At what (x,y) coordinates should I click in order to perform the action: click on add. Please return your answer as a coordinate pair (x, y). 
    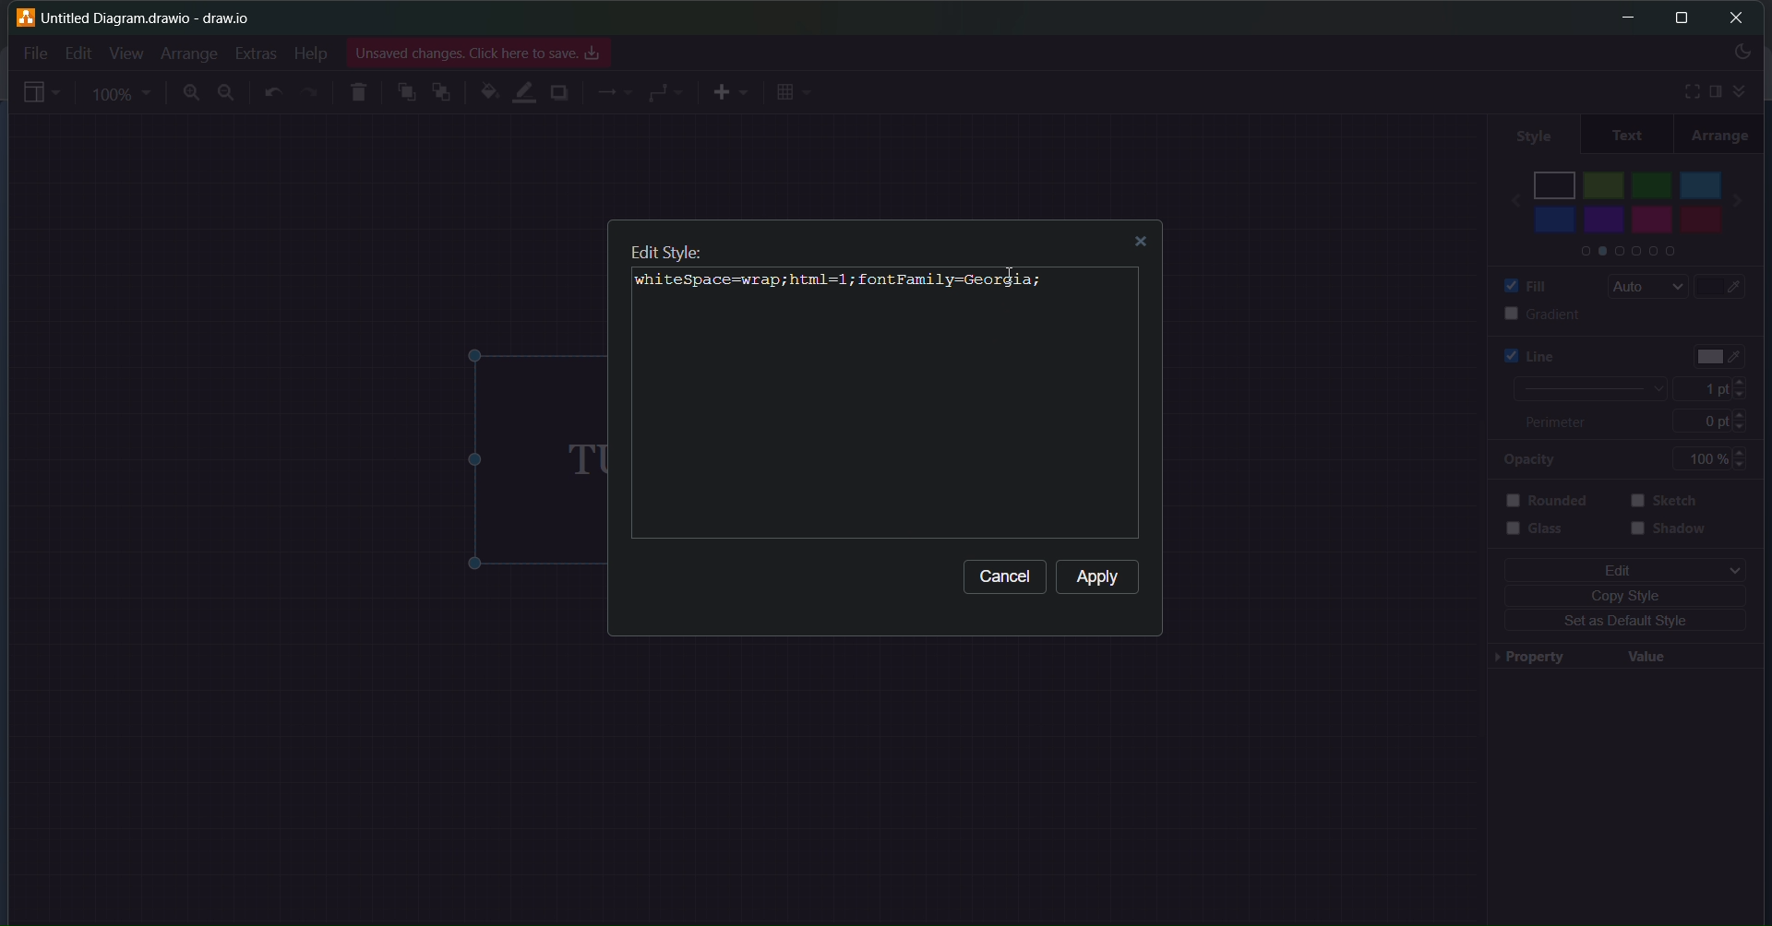
    Looking at the image, I should click on (729, 92).